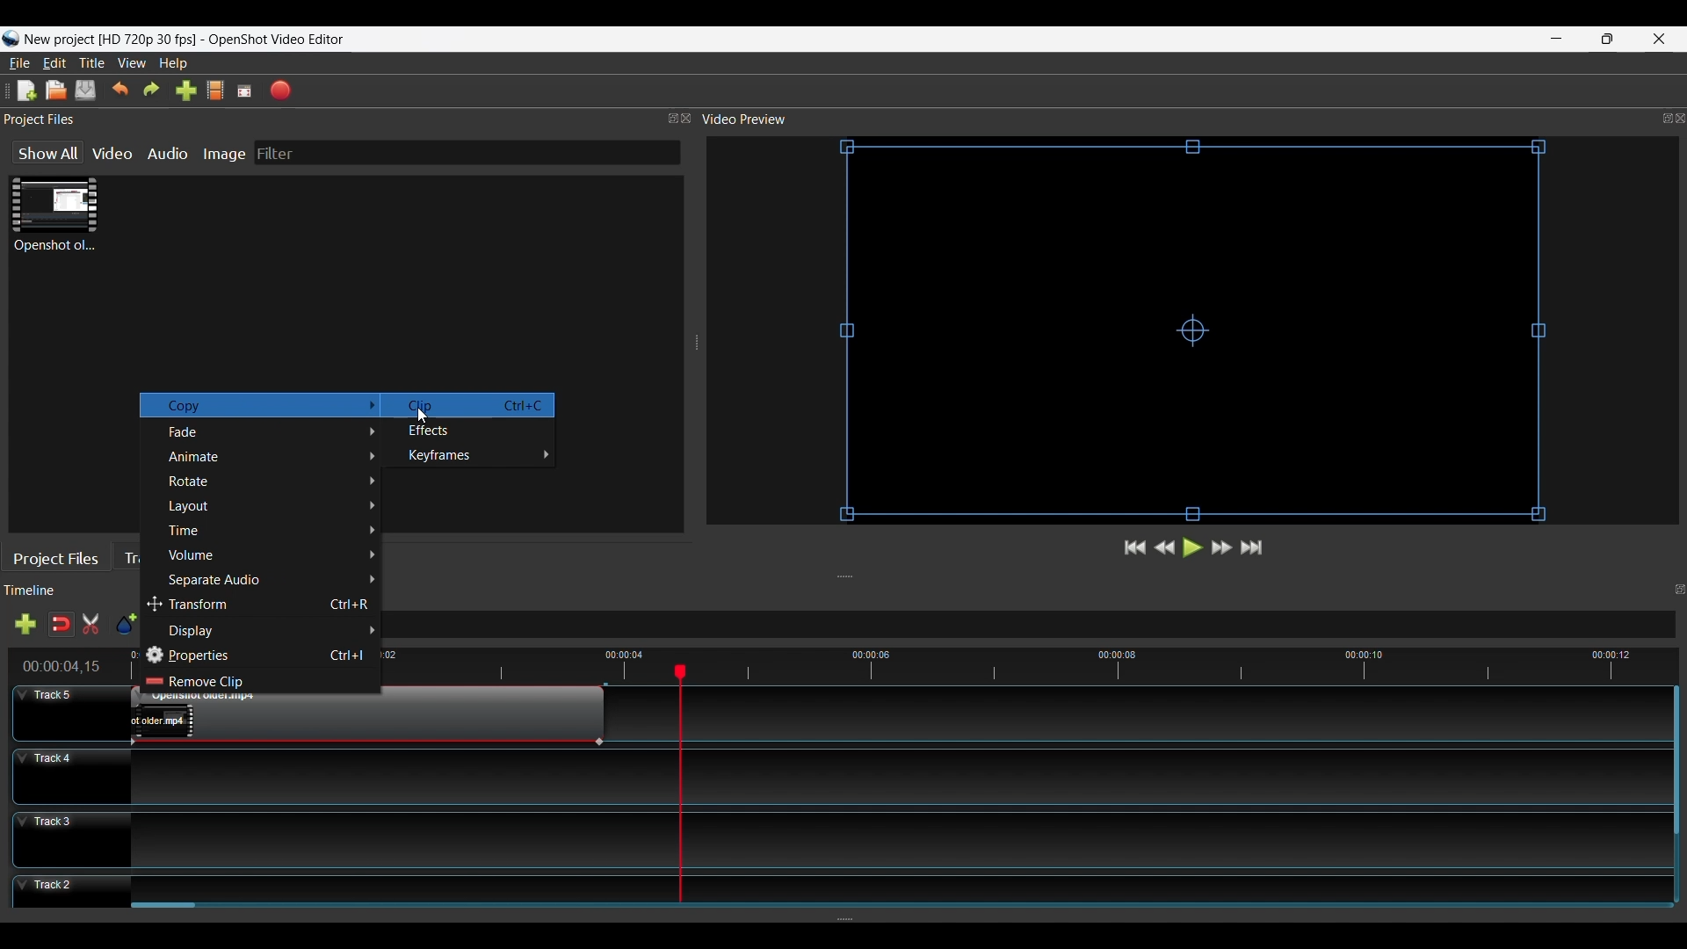 The width and height of the screenshot is (1687, 949). What do you see at coordinates (122, 90) in the screenshot?
I see `Undo` at bounding box center [122, 90].